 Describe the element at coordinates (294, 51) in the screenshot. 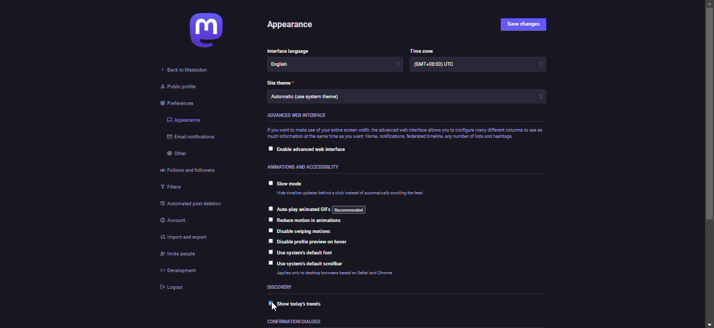

I see `language` at that location.